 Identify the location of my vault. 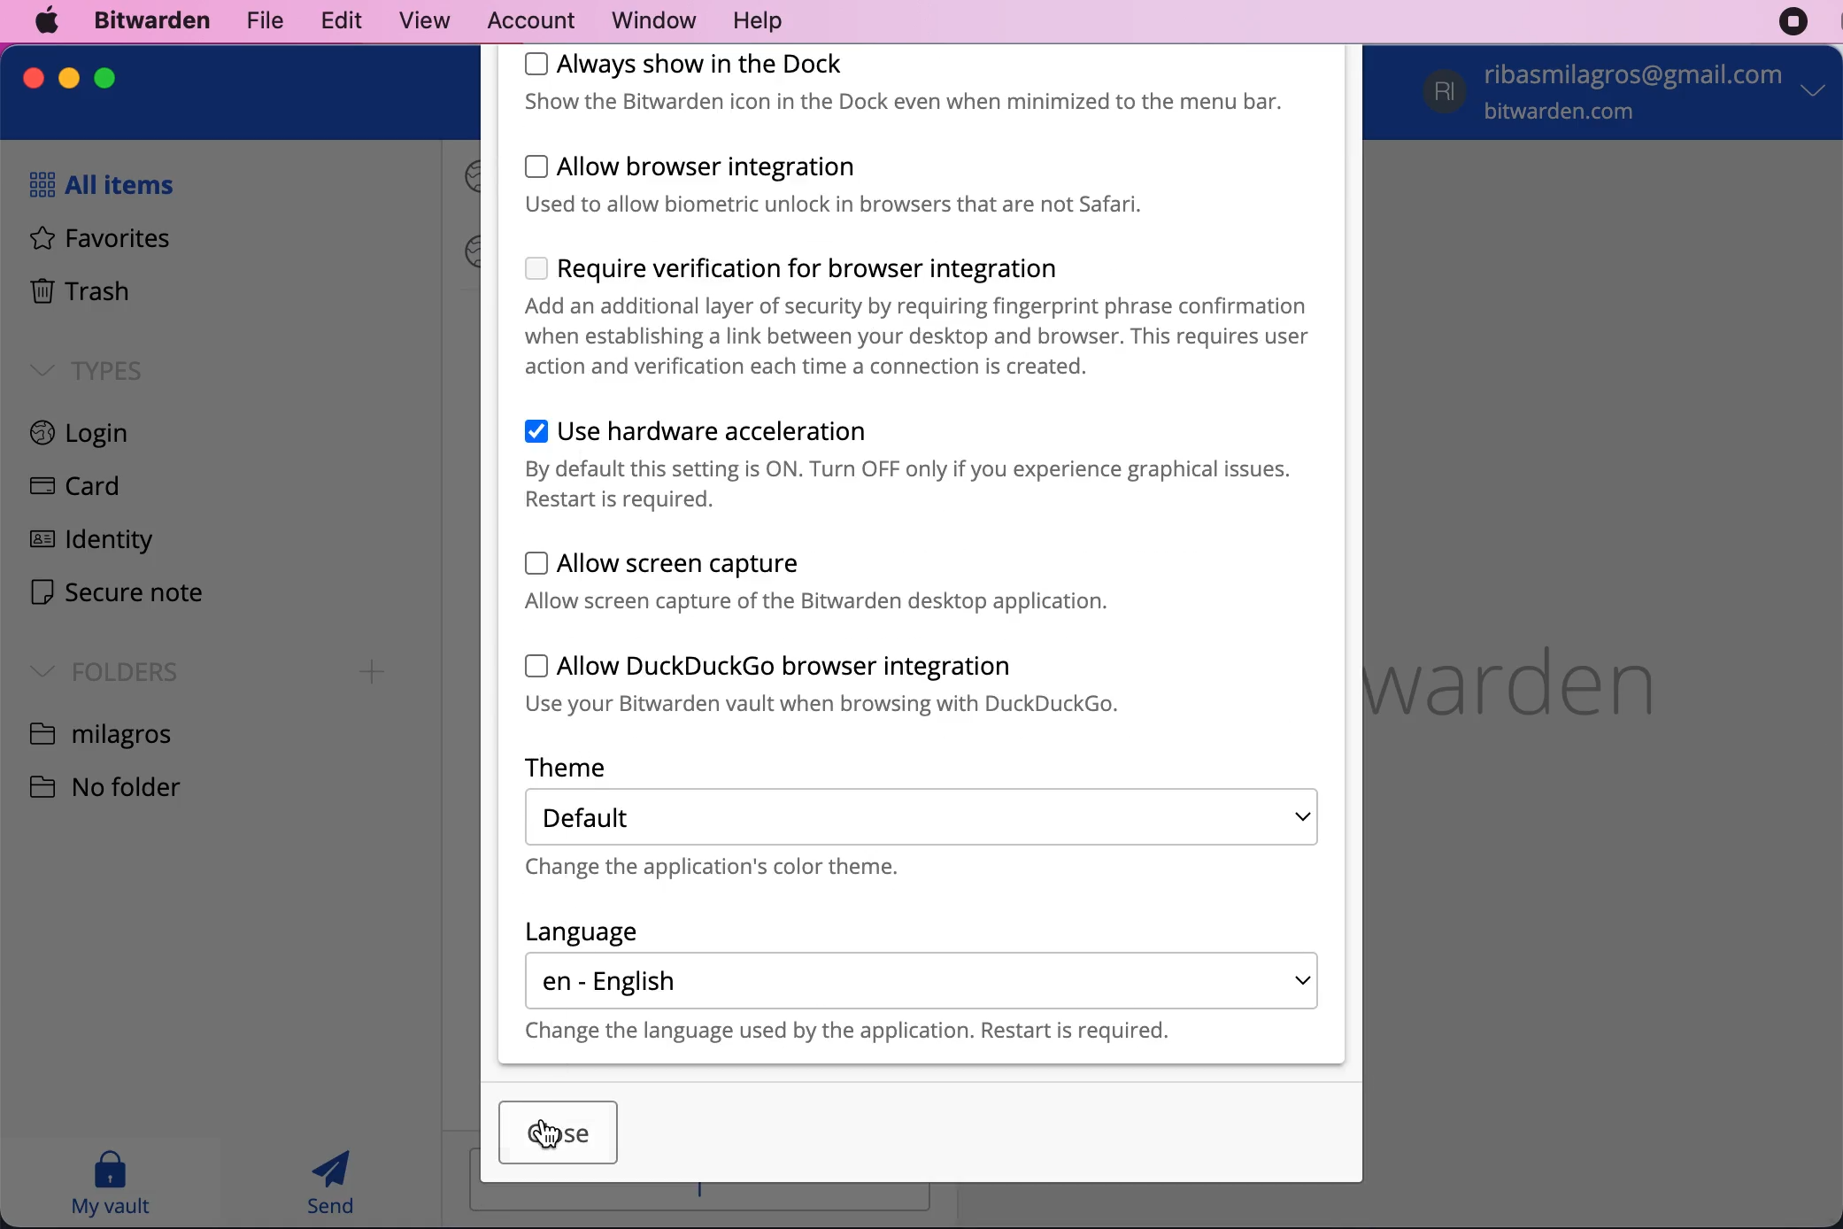
(110, 1182).